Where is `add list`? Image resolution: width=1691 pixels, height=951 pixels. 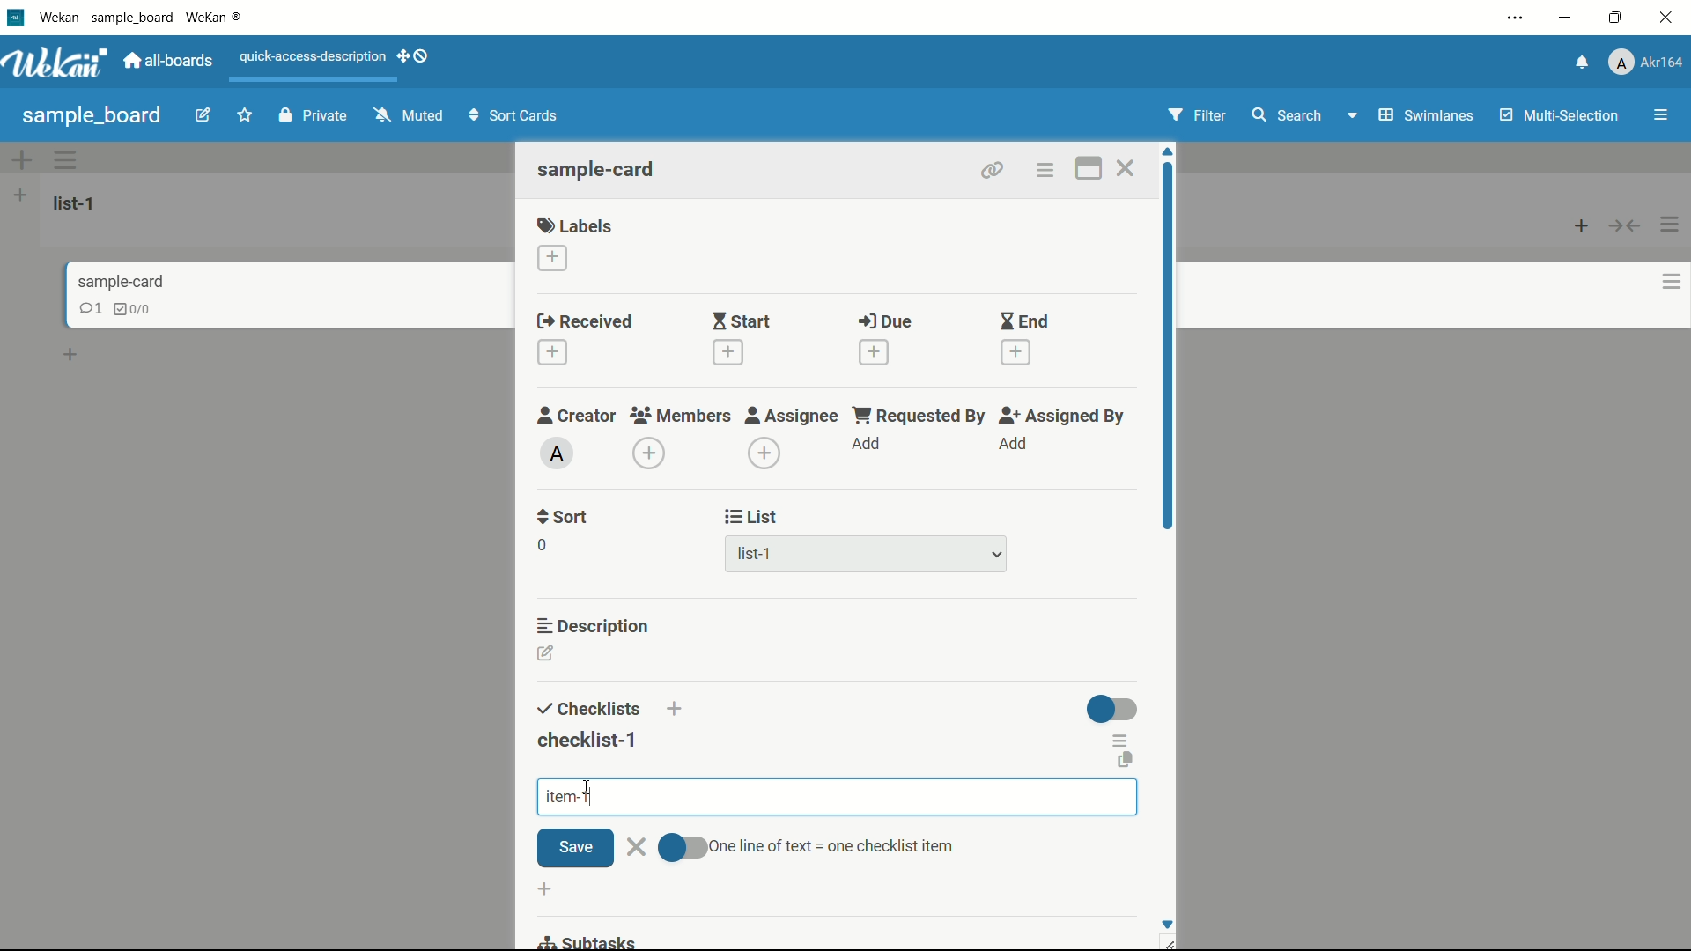
add list is located at coordinates (21, 197).